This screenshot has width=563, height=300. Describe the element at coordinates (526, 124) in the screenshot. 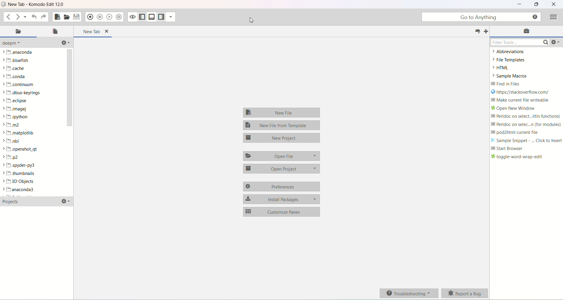

I see `perldoc (for modules)` at that location.